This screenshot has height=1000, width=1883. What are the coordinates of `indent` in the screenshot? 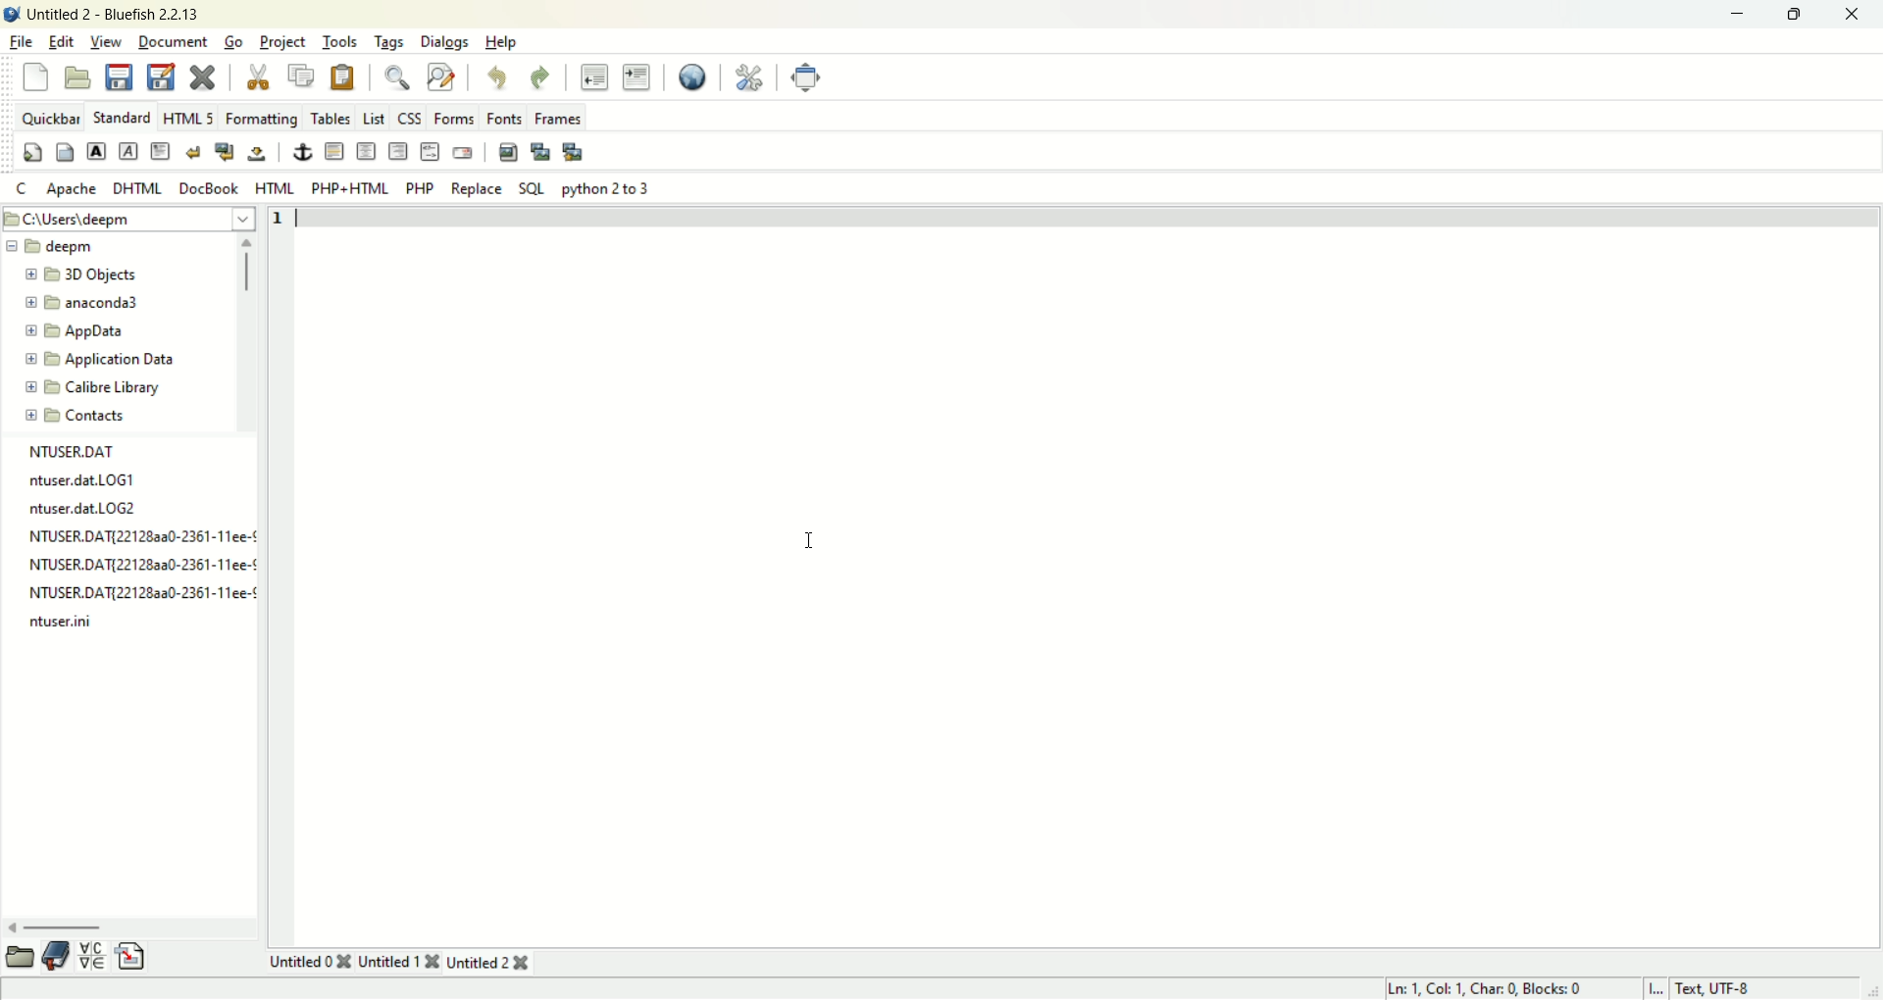 It's located at (637, 76).